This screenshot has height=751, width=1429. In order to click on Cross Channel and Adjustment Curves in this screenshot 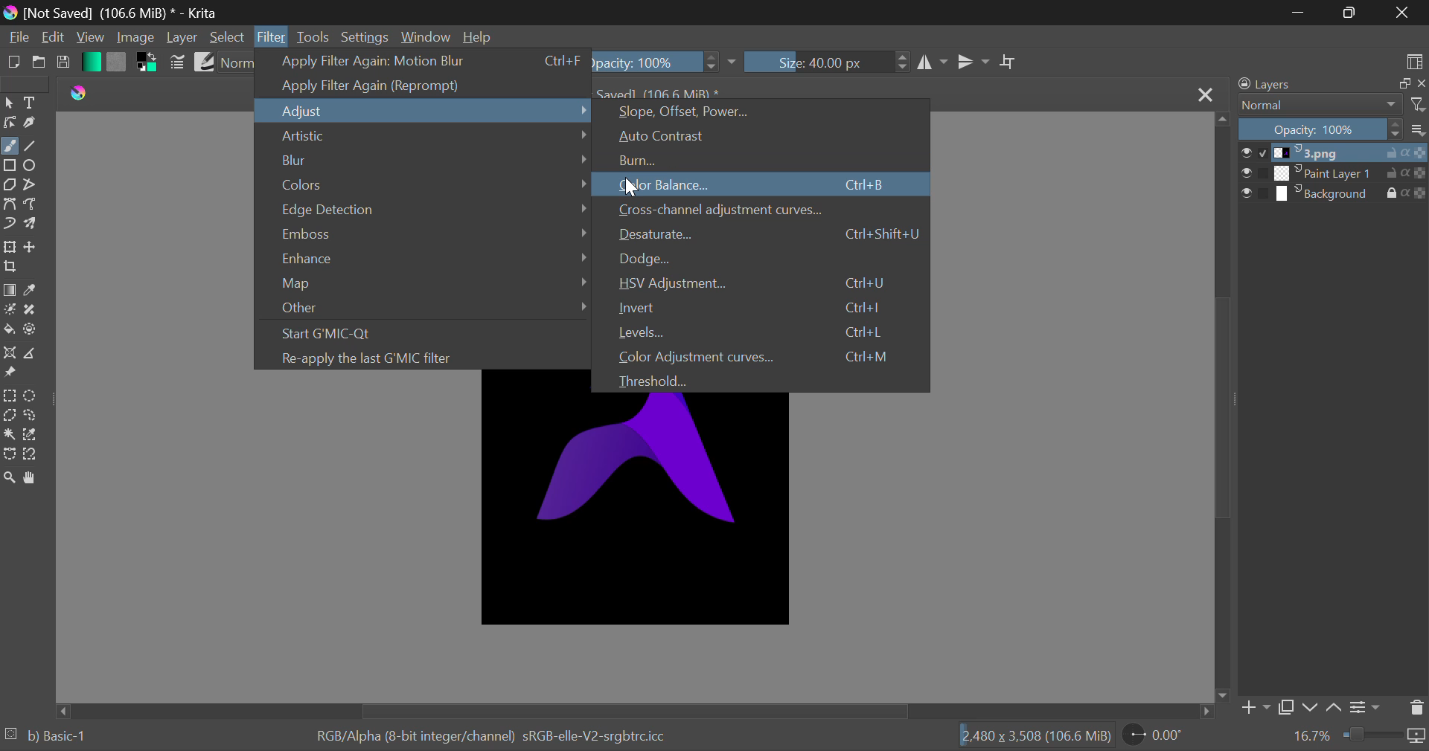, I will do `click(770, 210)`.